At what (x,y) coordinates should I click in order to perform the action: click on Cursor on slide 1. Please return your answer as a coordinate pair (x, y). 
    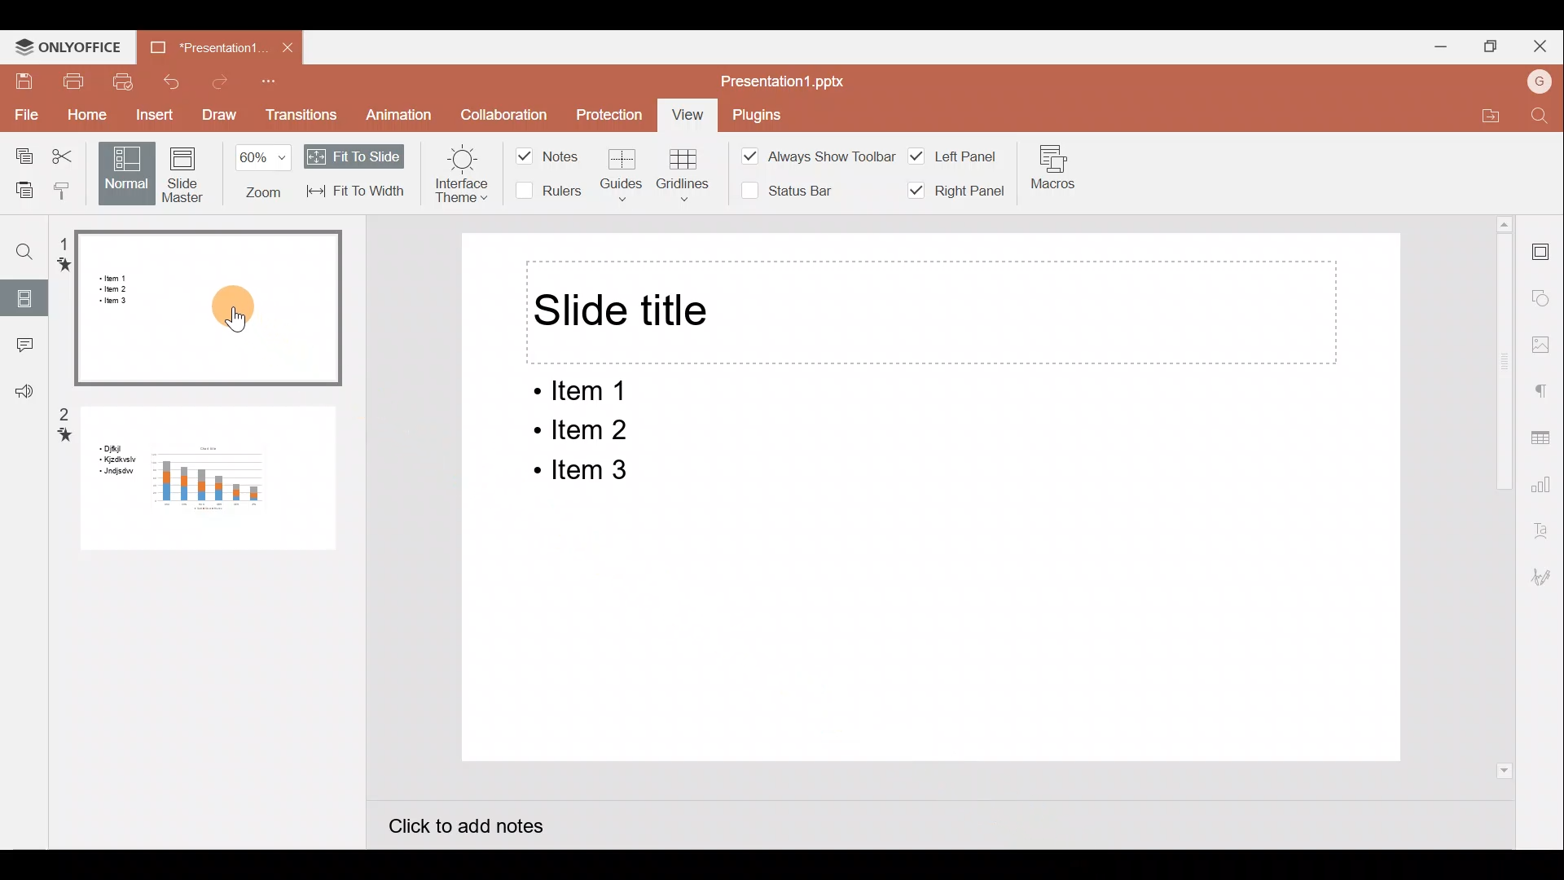
    Looking at the image, I should click on (240, 307).